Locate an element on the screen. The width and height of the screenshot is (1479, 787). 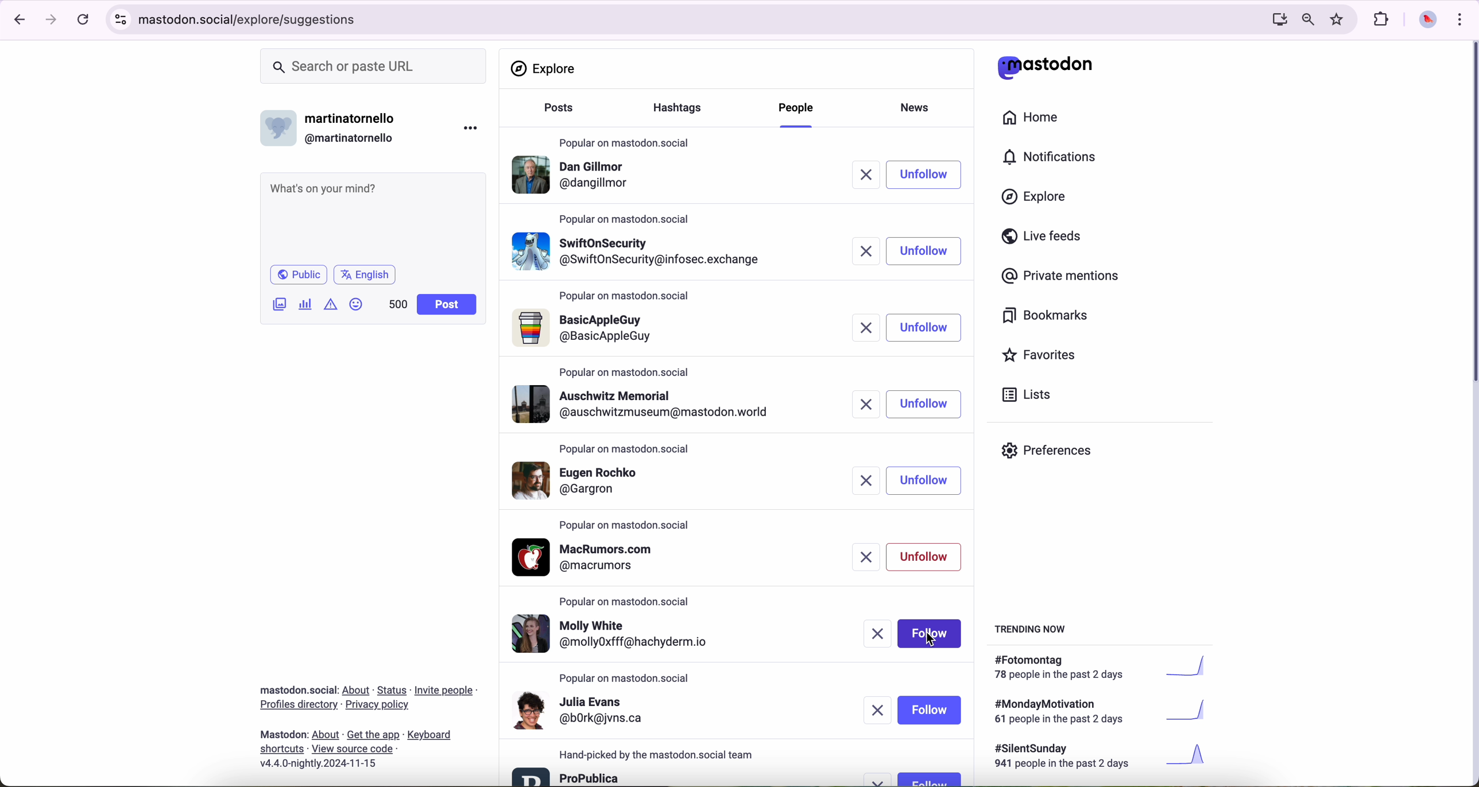
home is located at coordinates (1037, 120).